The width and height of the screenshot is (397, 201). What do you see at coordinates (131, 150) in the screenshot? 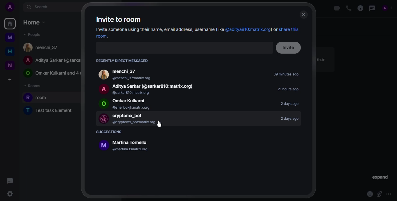
I see `@martina.t:matrix.org` at bounding box center [131, 150].